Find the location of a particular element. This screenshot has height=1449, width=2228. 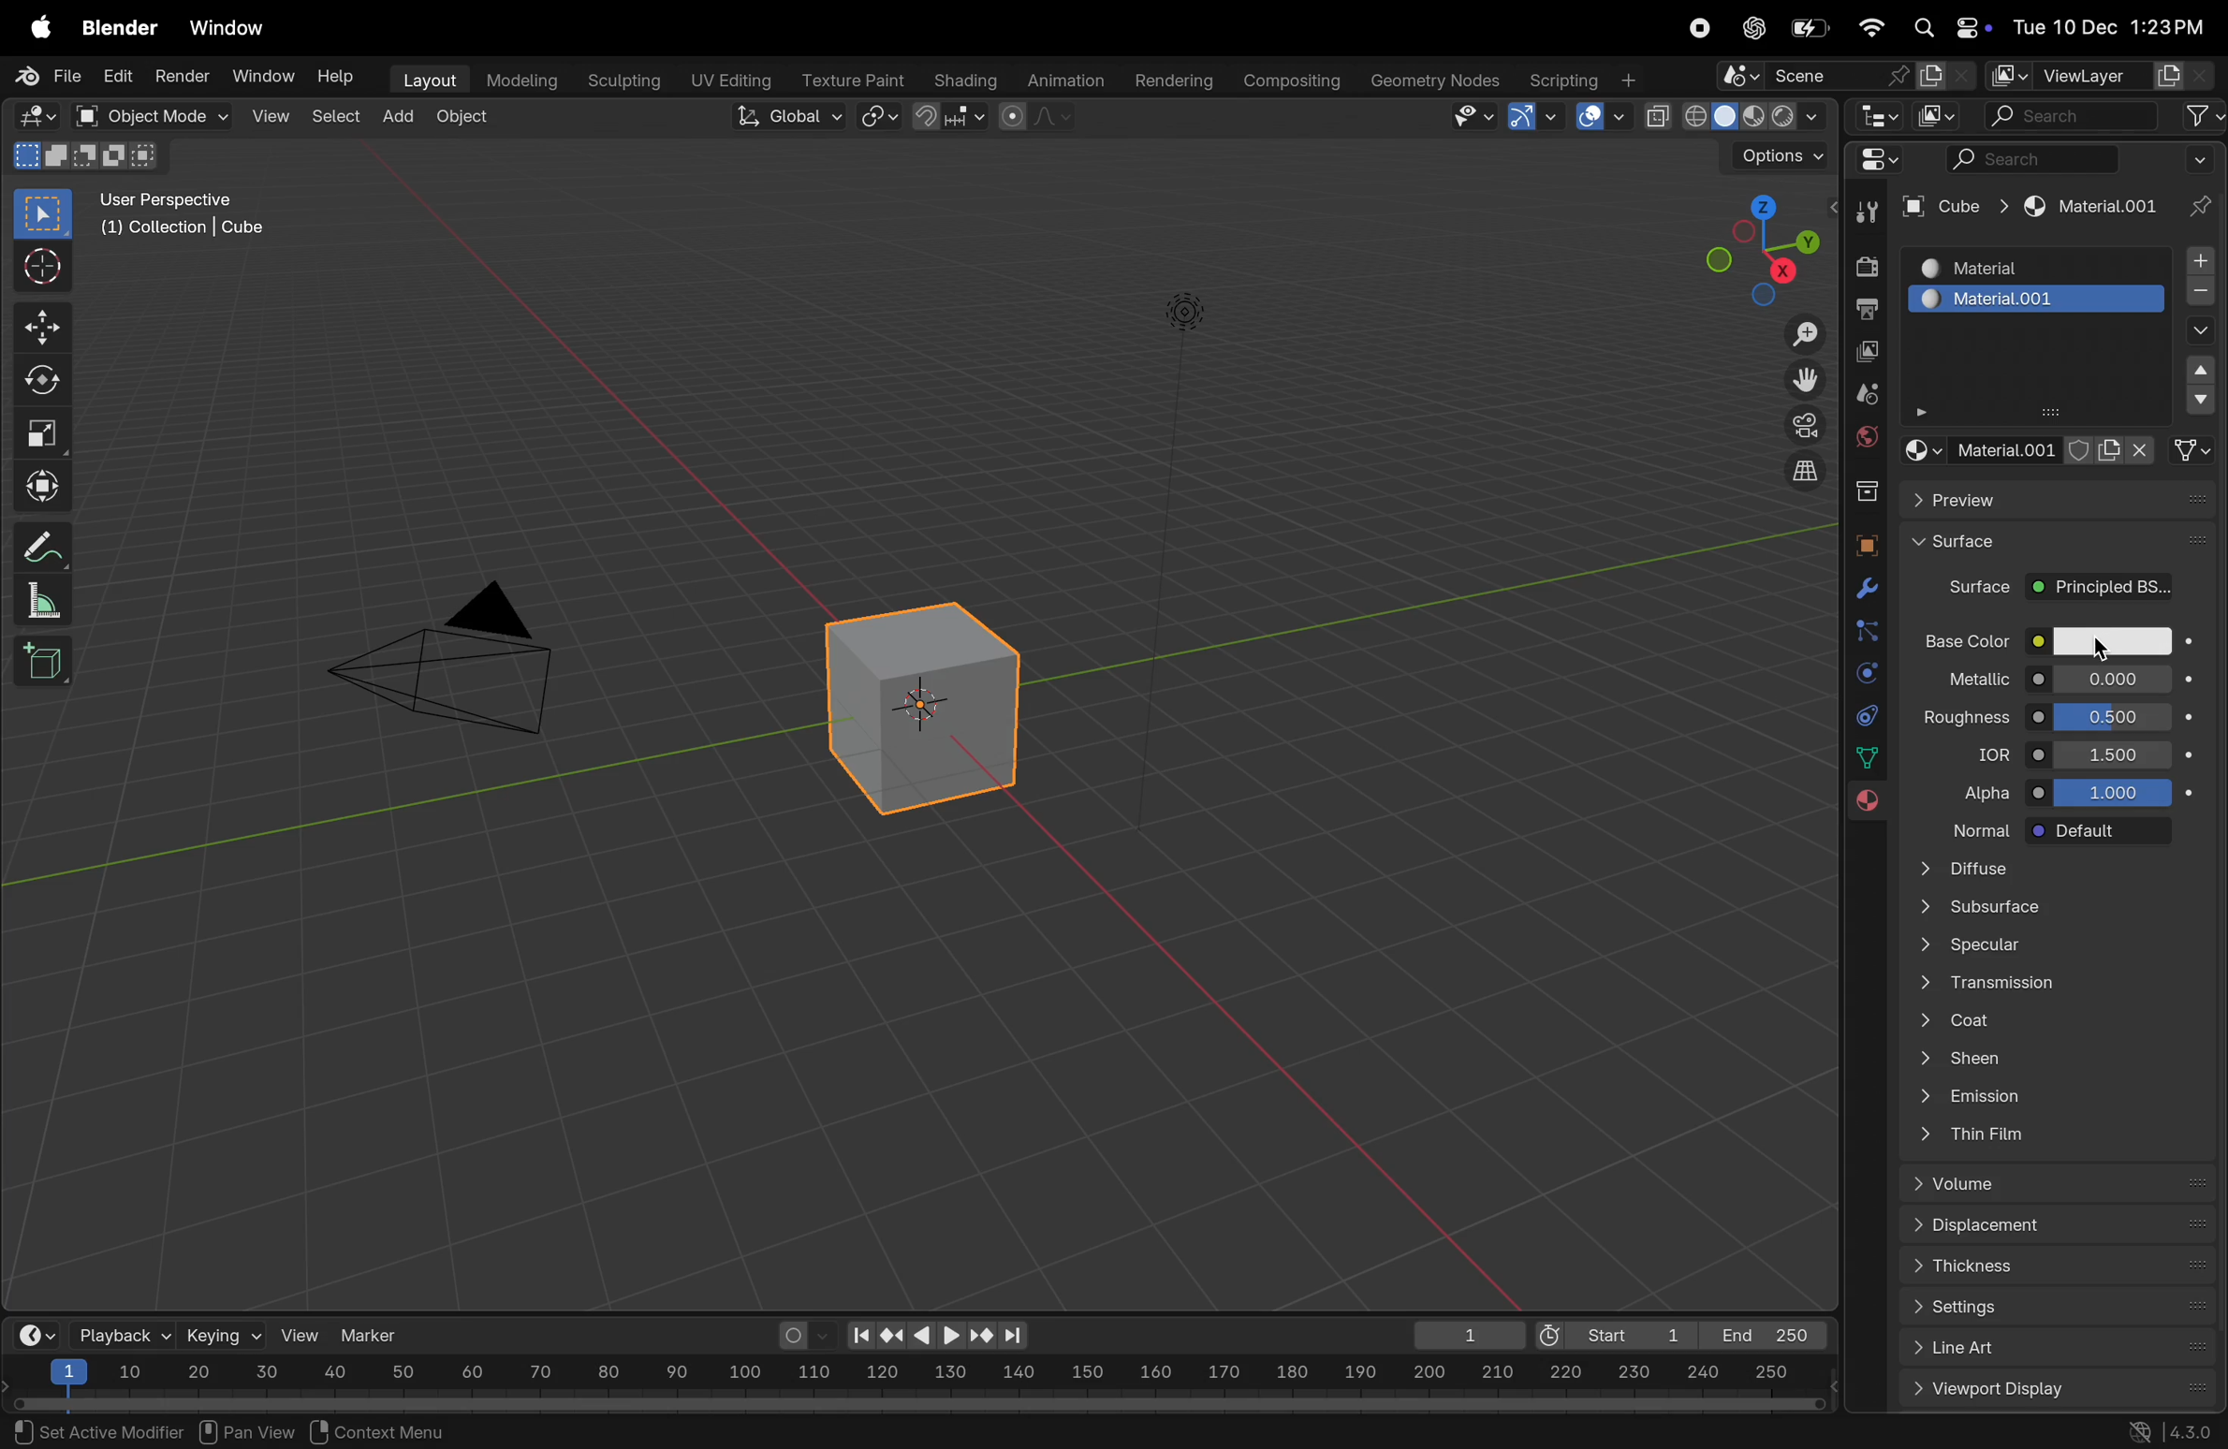

proportional editing objects is located at coordinates (1039, 119).